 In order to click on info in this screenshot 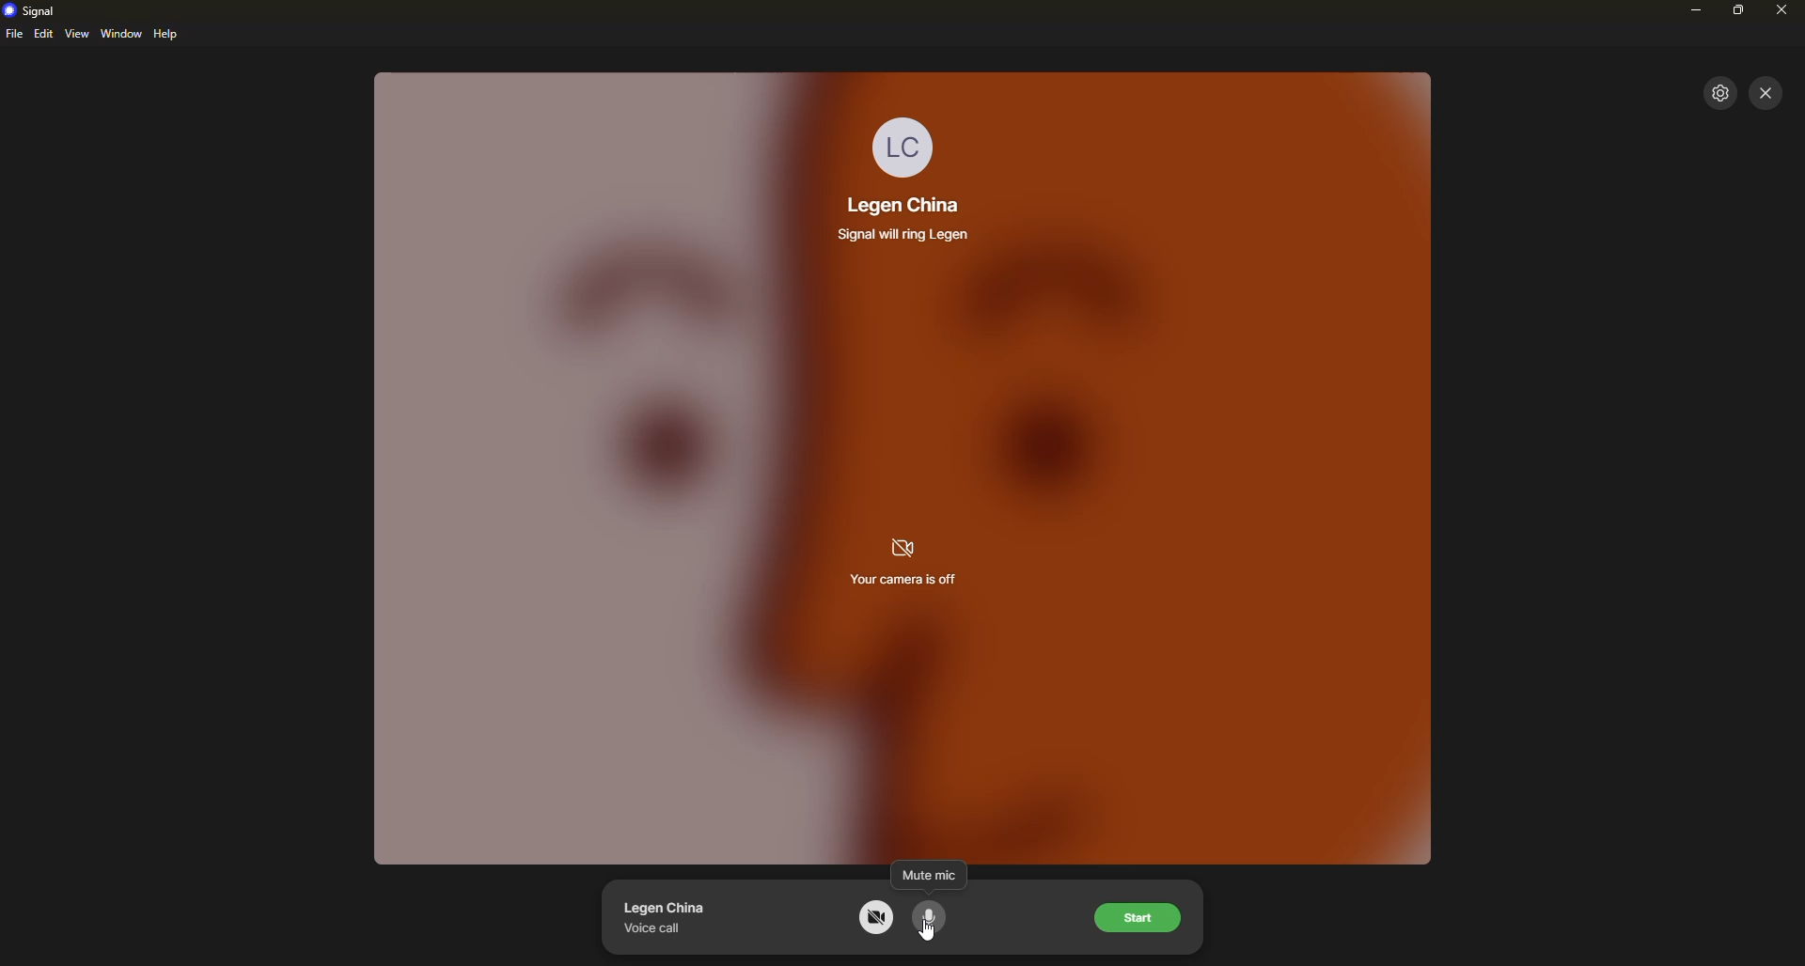, I will do `click(908, 233)`.